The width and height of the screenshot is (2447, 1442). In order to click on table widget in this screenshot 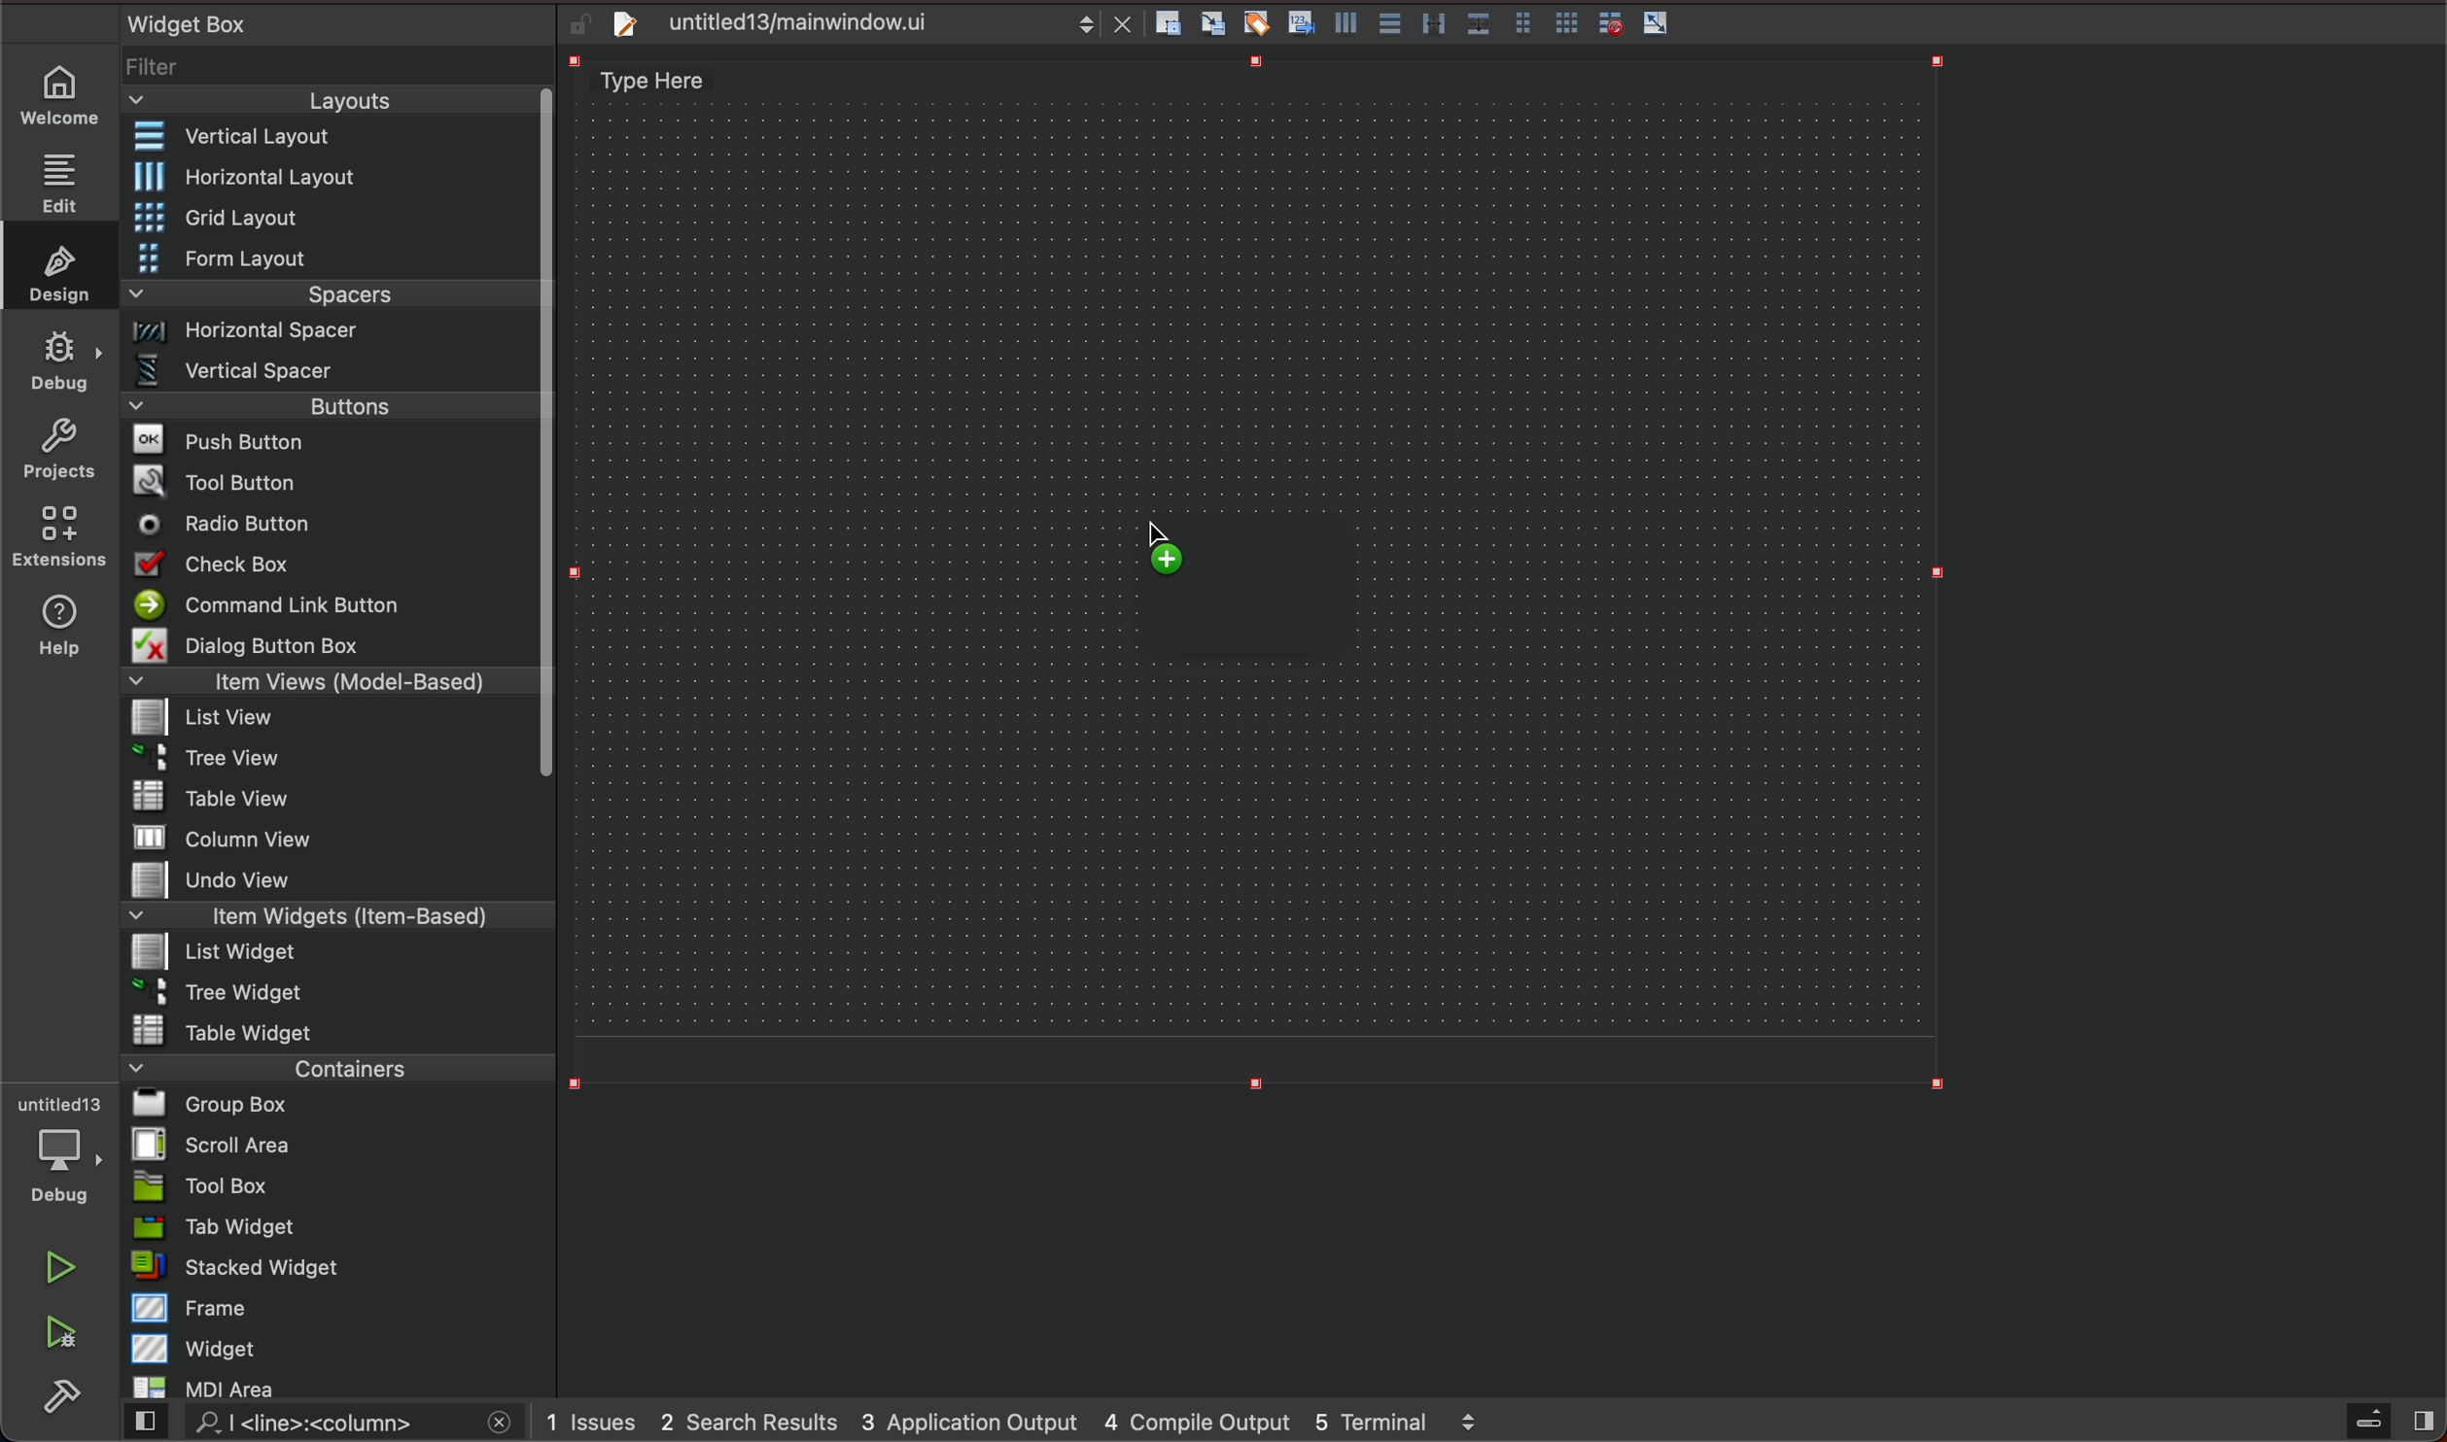, I will do `click(335, 1029)`.